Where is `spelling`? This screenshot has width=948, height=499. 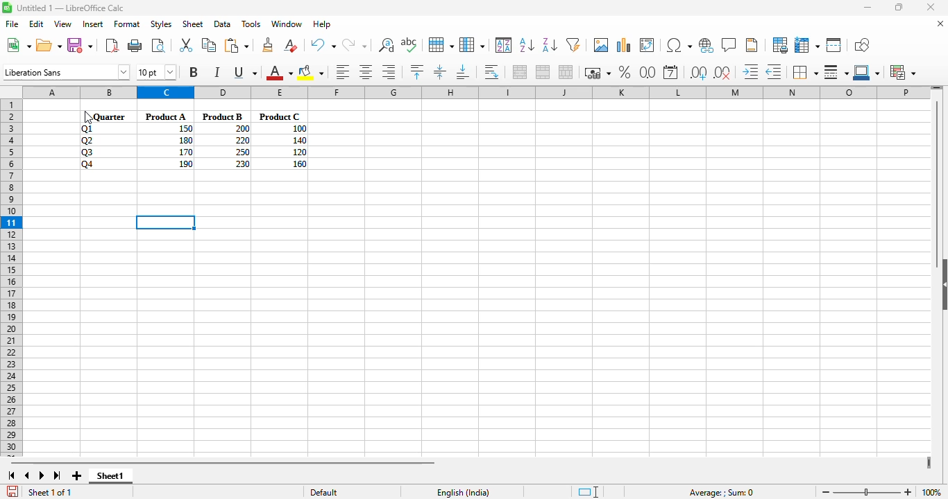 spelling is located at coordinates (409, 45).